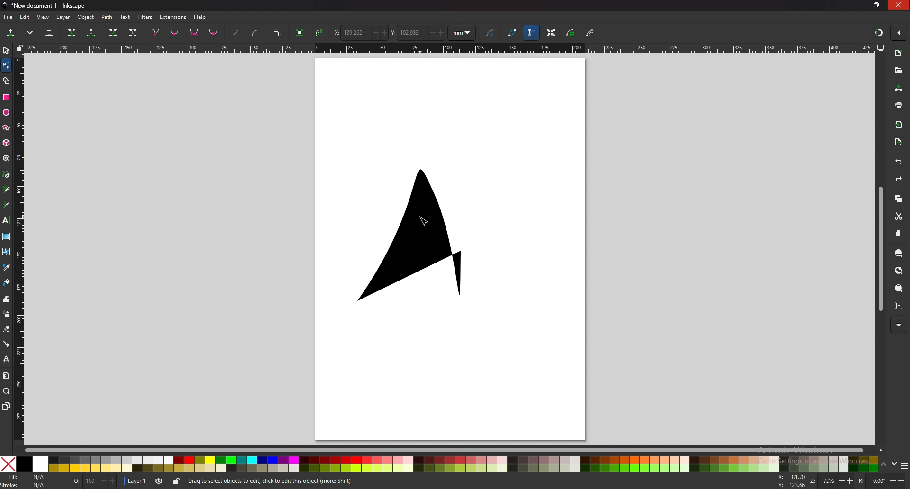 This screenshot has width=910, height=489. I want to click on down, so click(895, 464).